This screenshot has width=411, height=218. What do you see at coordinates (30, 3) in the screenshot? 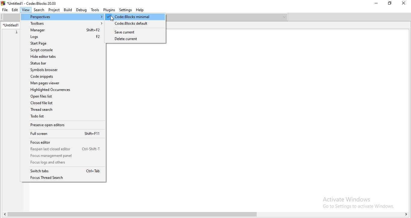
I see `*Untitled! - Code::Blocks 20.03` at bounding box center [30, 3].